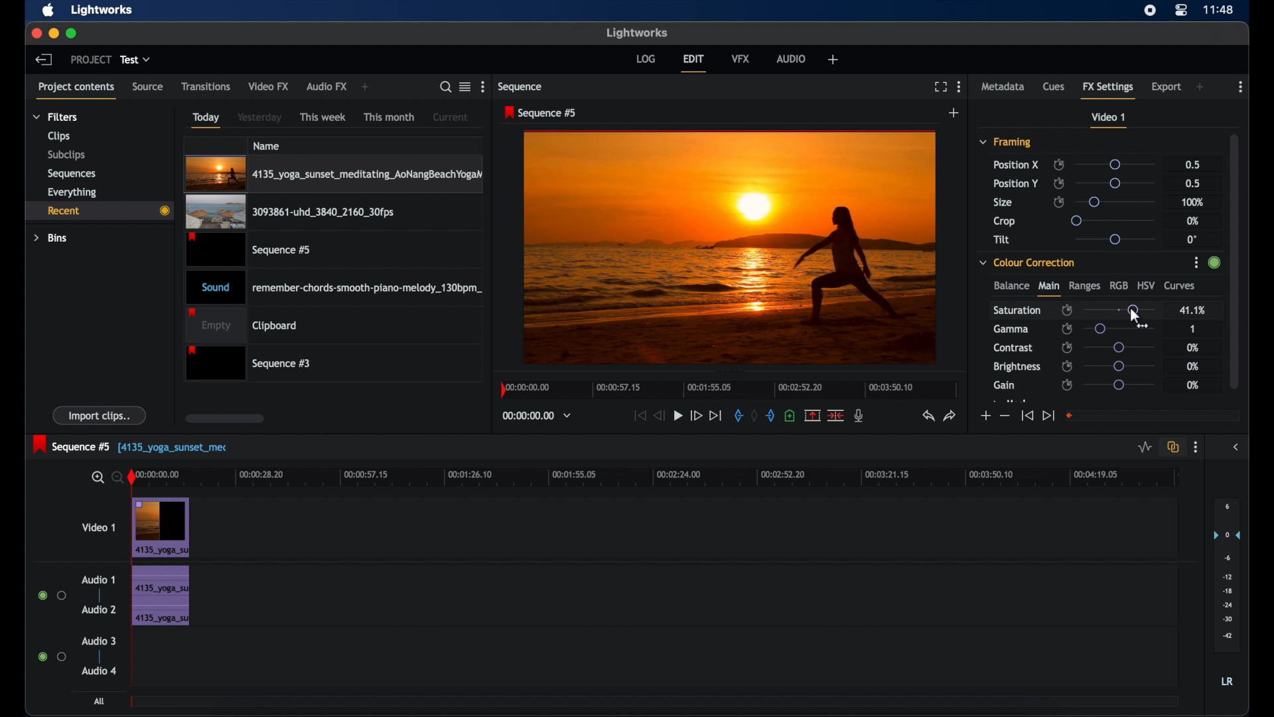 The image size is (1274, 717). What do you see at coordinates (1119, 385) in the screenshot?
I see `slider` at bounding box center [1119, 385].